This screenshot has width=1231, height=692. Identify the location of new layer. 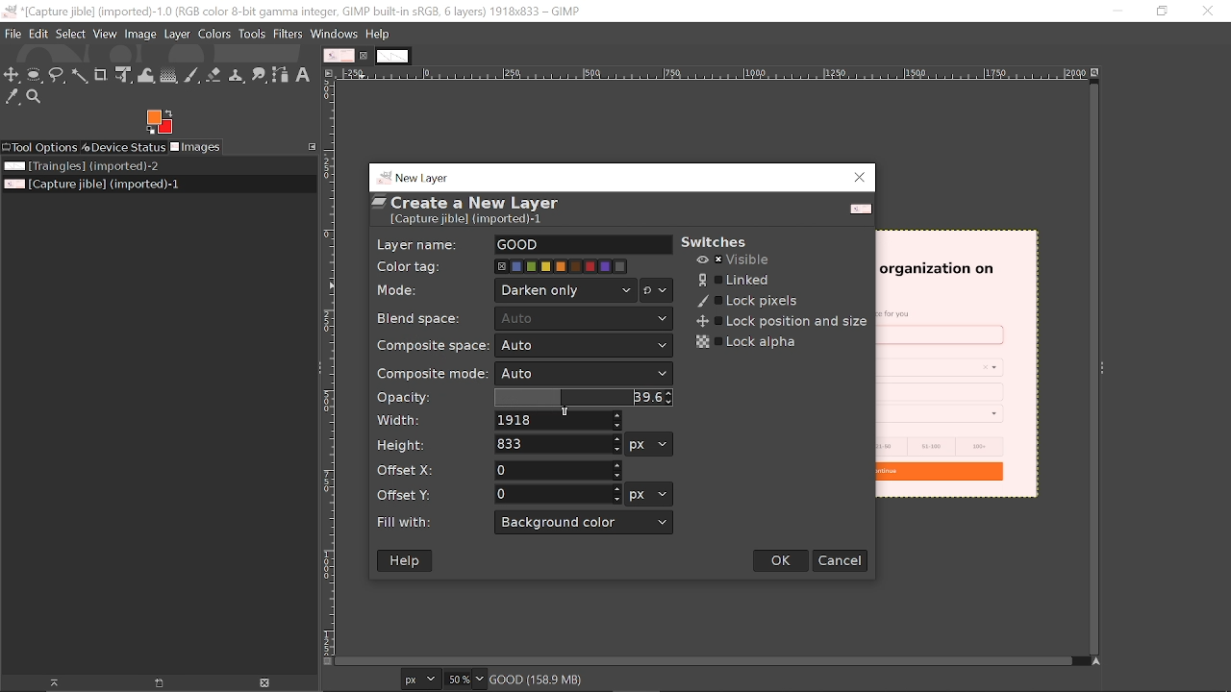
(415, 176).